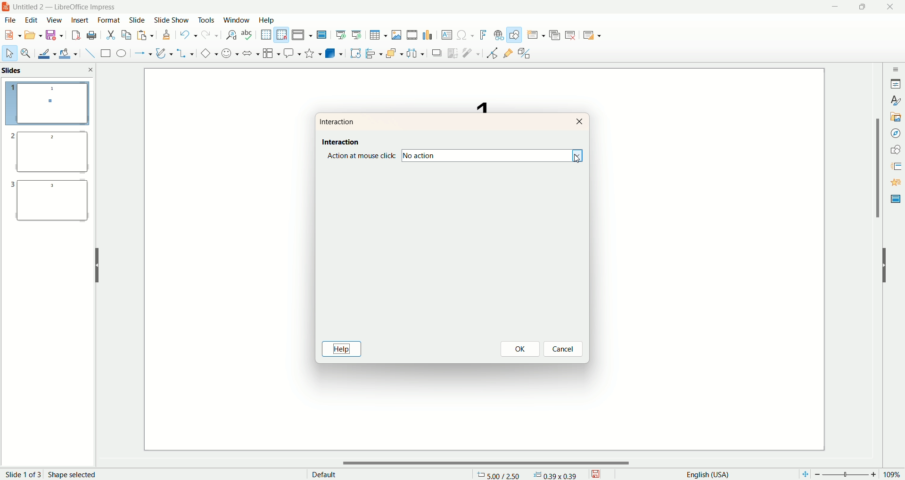 This screenshot has width=905, height=480. Describe the element at coordinates (850, 474) in the screenshot. I see `zoom factor` at that location.